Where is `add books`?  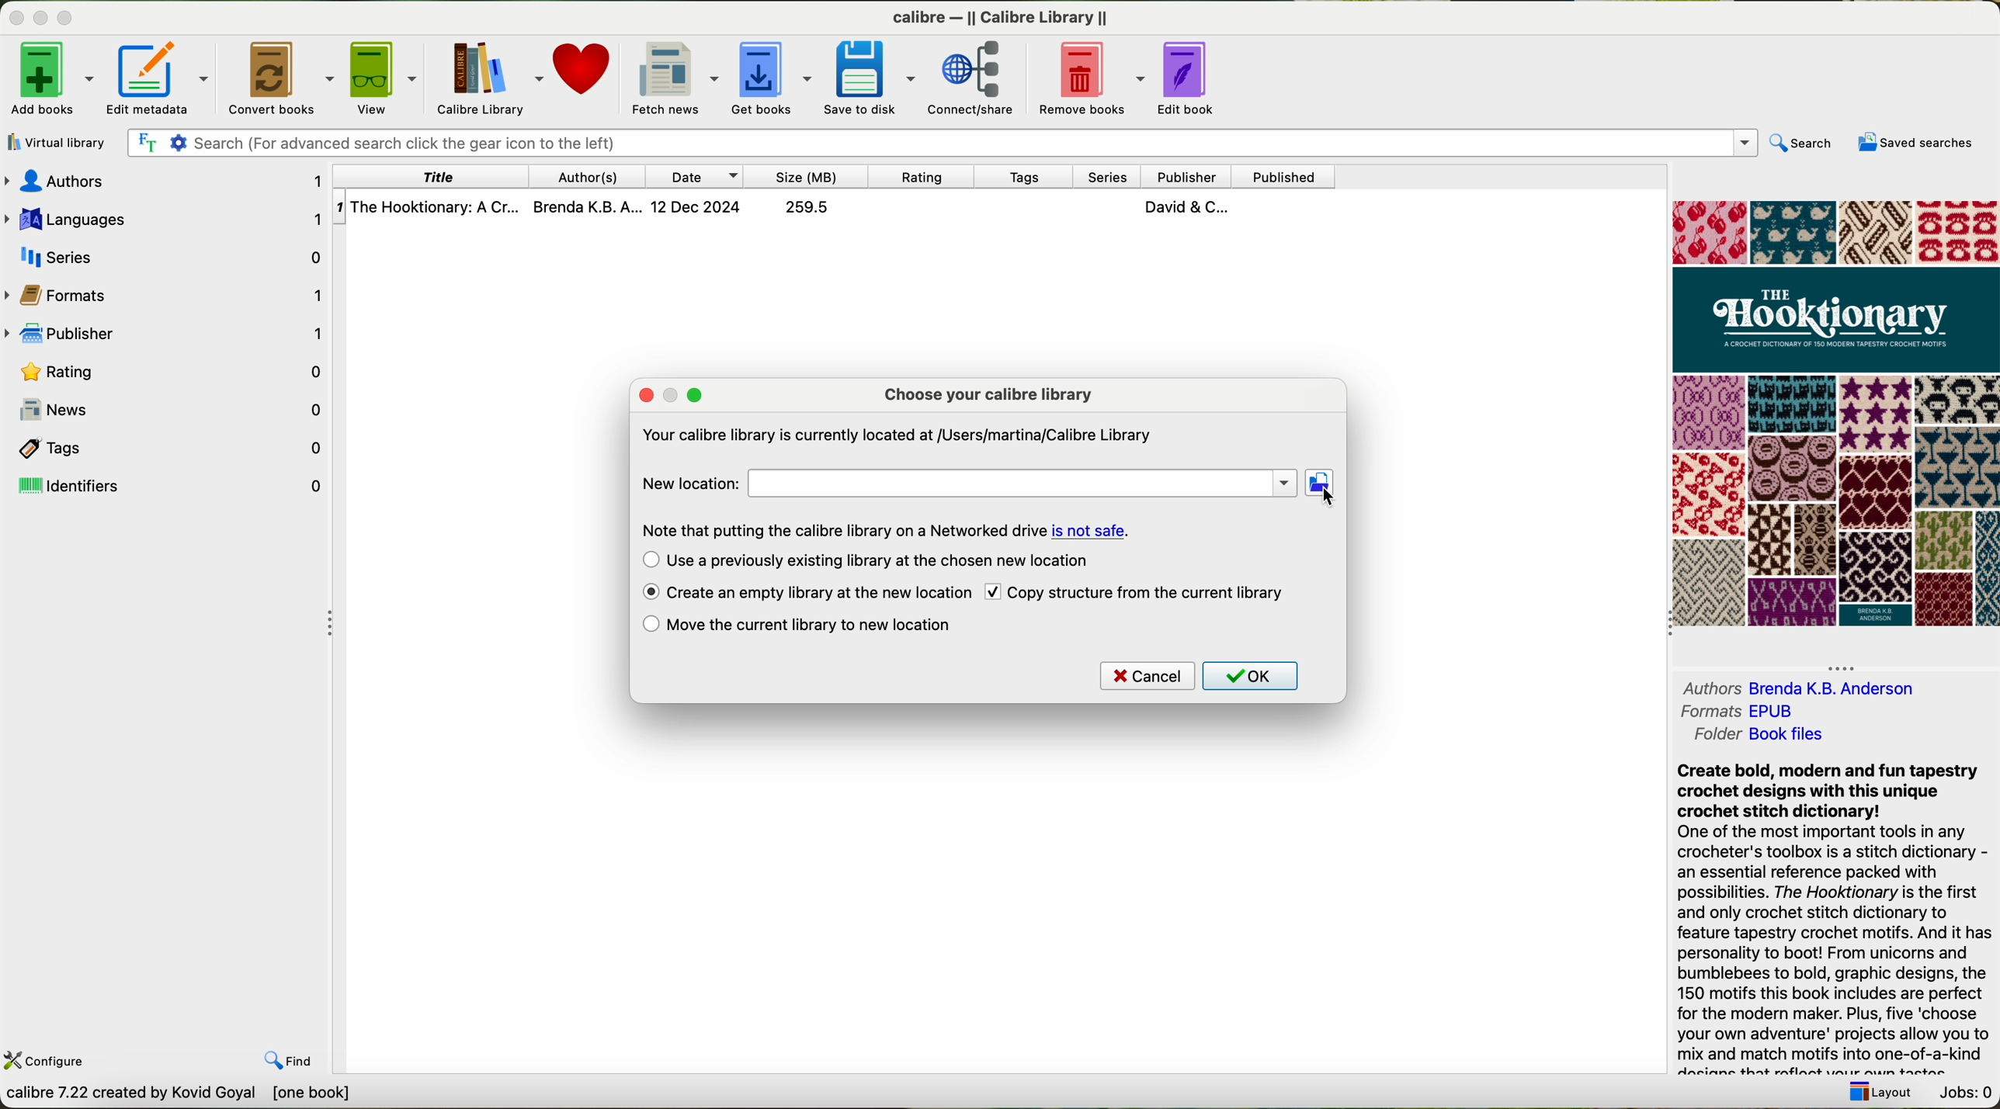
add books is located at coordinates (49, 79).